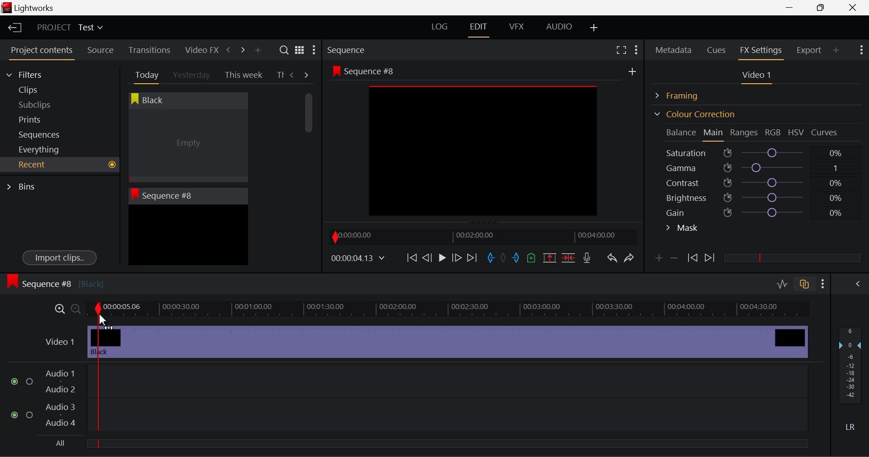 Image resolution: width=869 pixels, height=457 pixels. What do you see at coordinates (192, 76) in the screenshot?
I see `Yesterday Tab` at bounding box center [192, 76].